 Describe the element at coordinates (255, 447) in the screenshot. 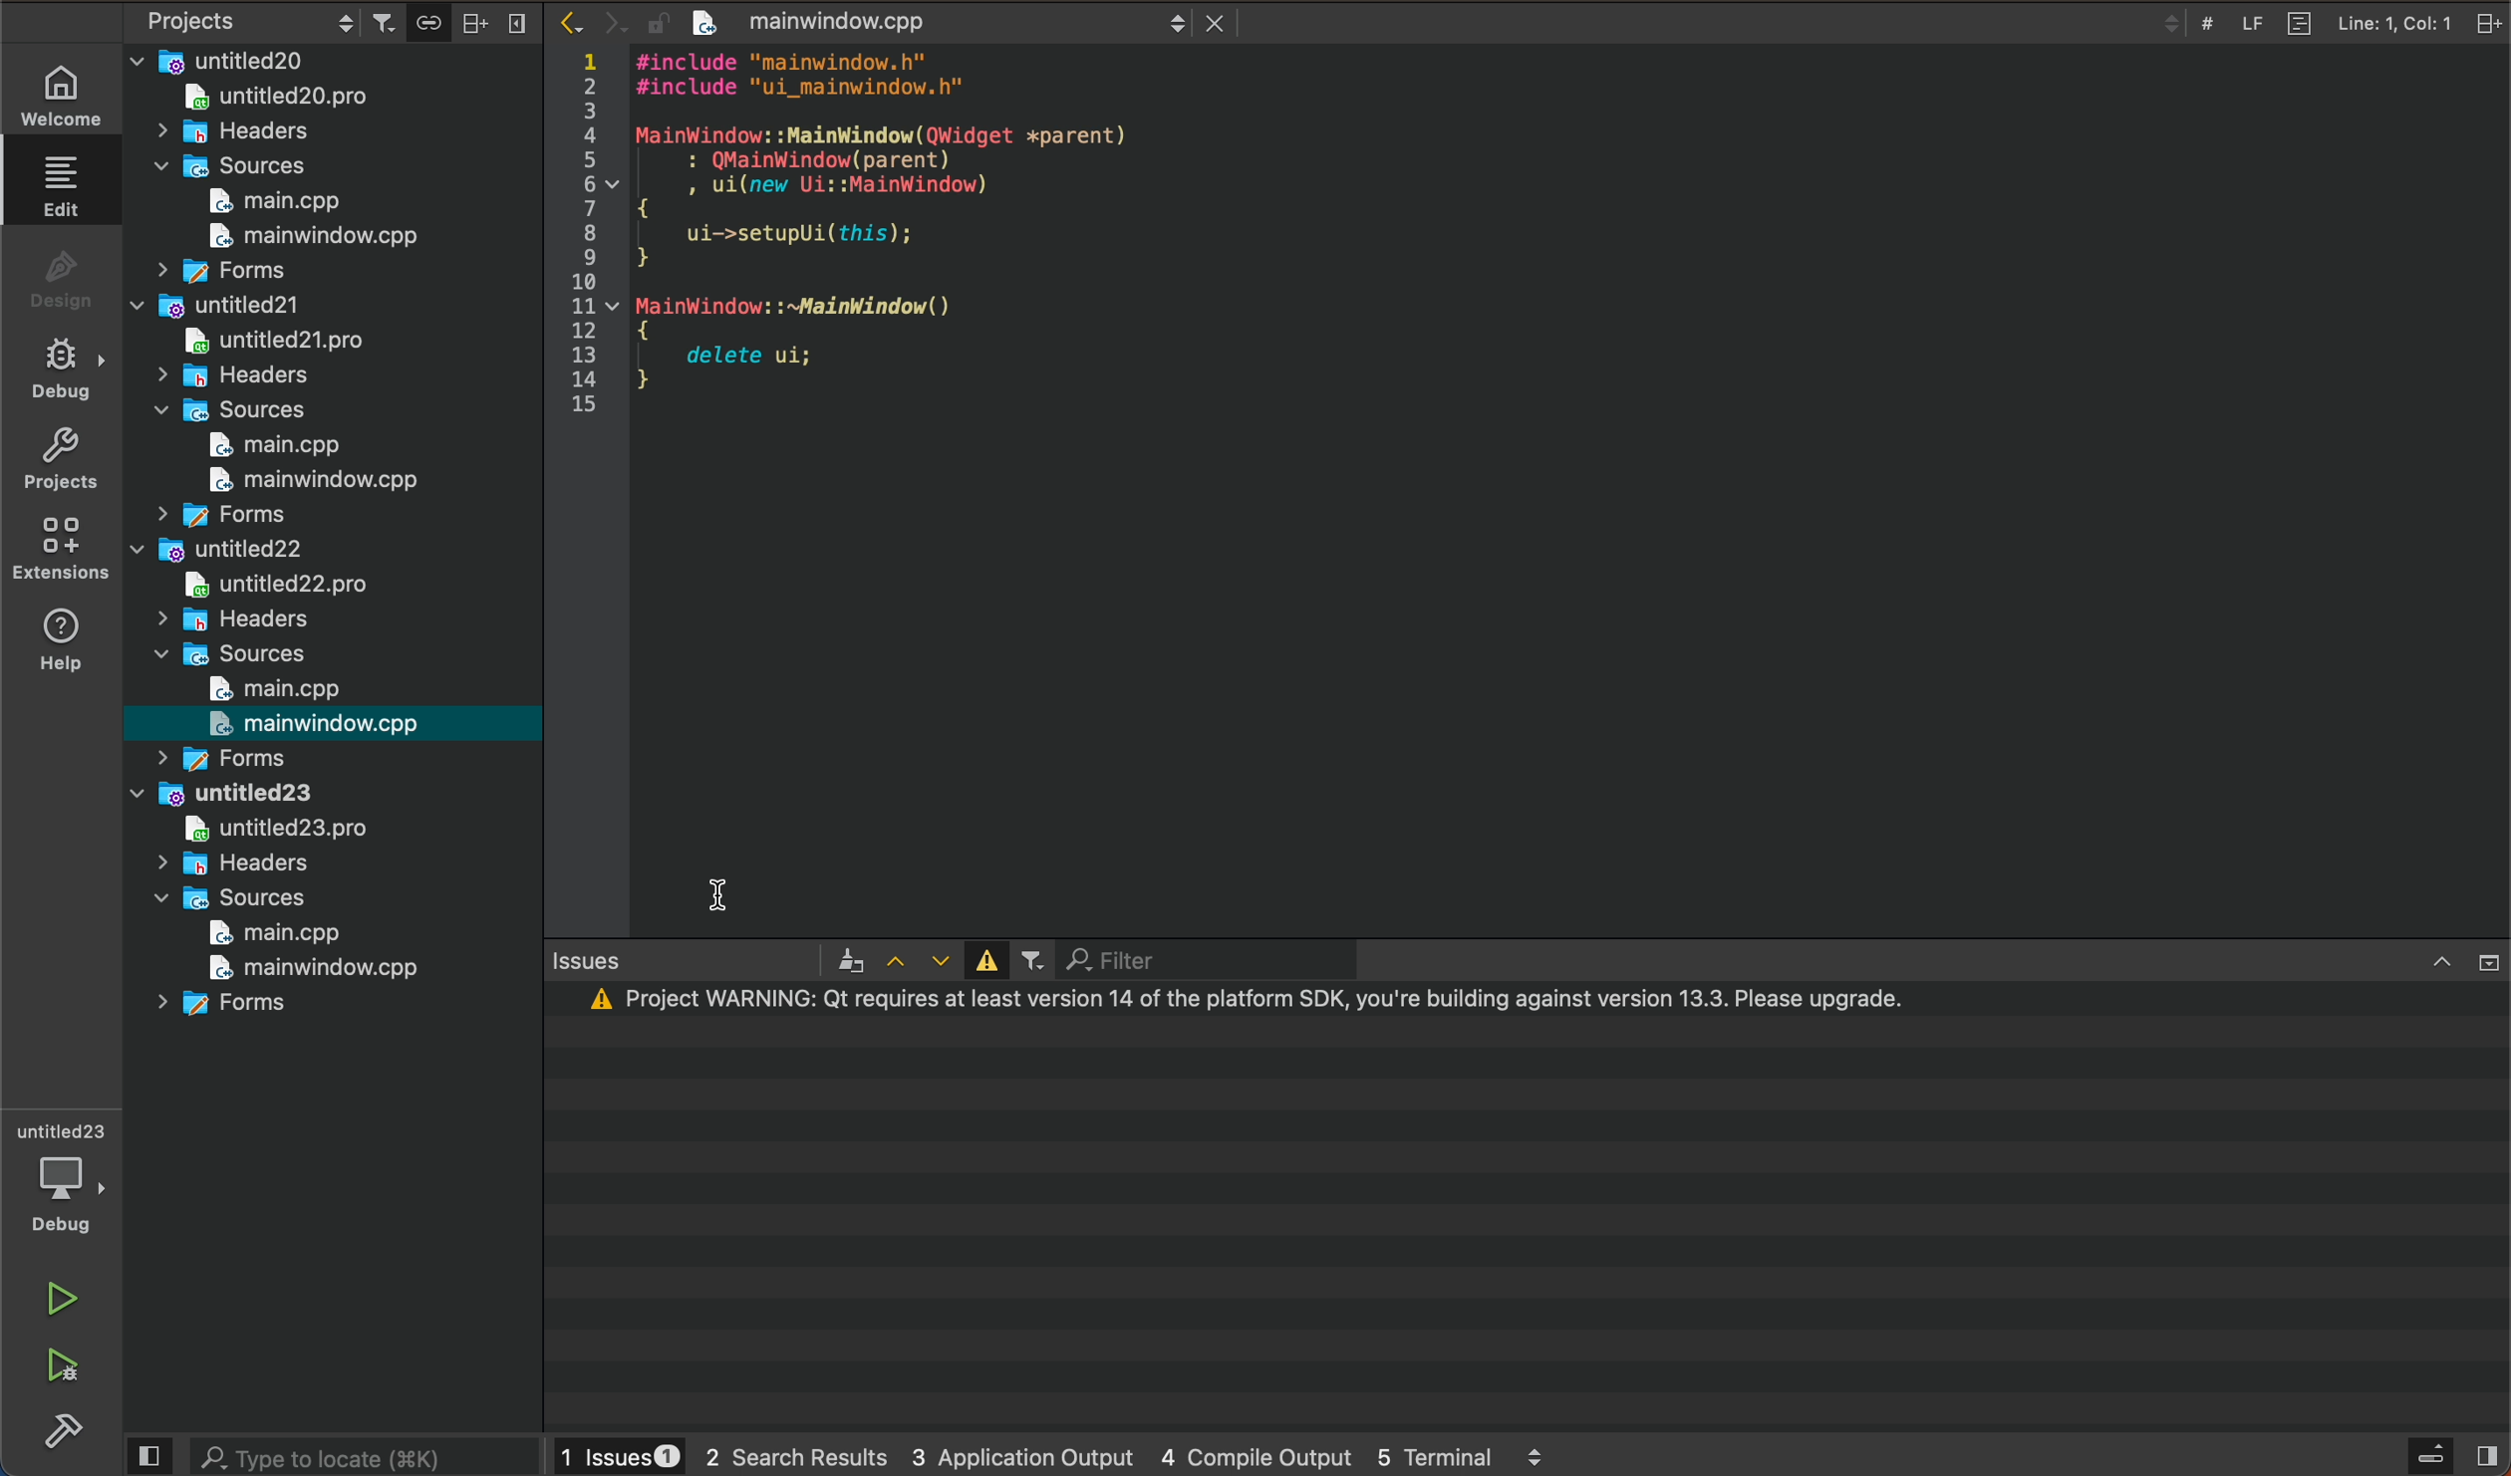

I see `main.cpp` at that location.